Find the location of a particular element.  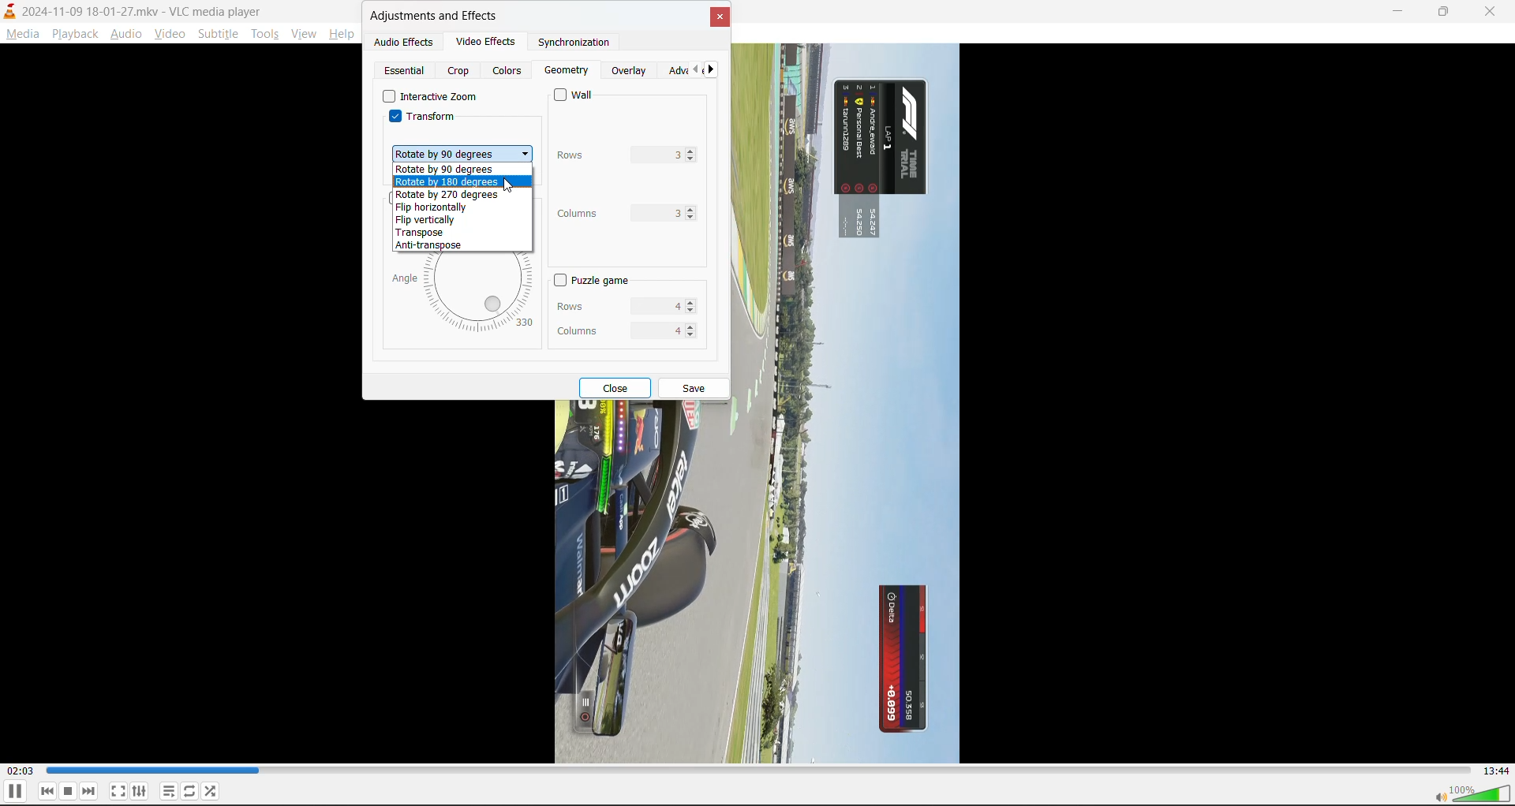

columns is located at coordinates (613, 211).